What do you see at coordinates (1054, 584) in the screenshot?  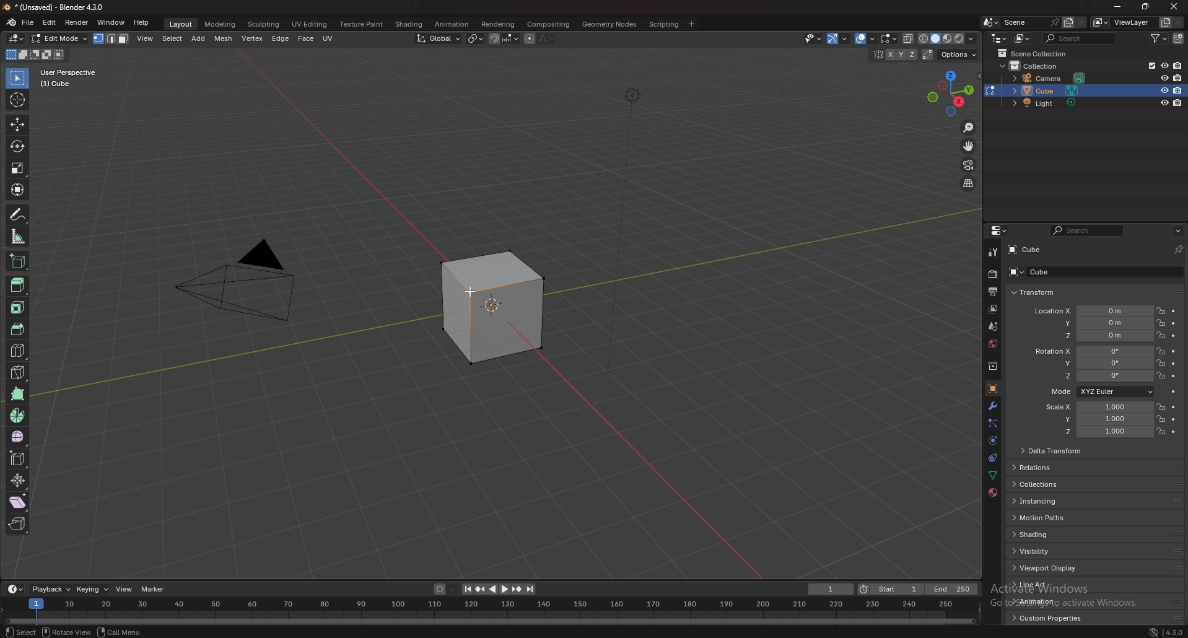 I see `line art` at bounding box center [1054, 584].